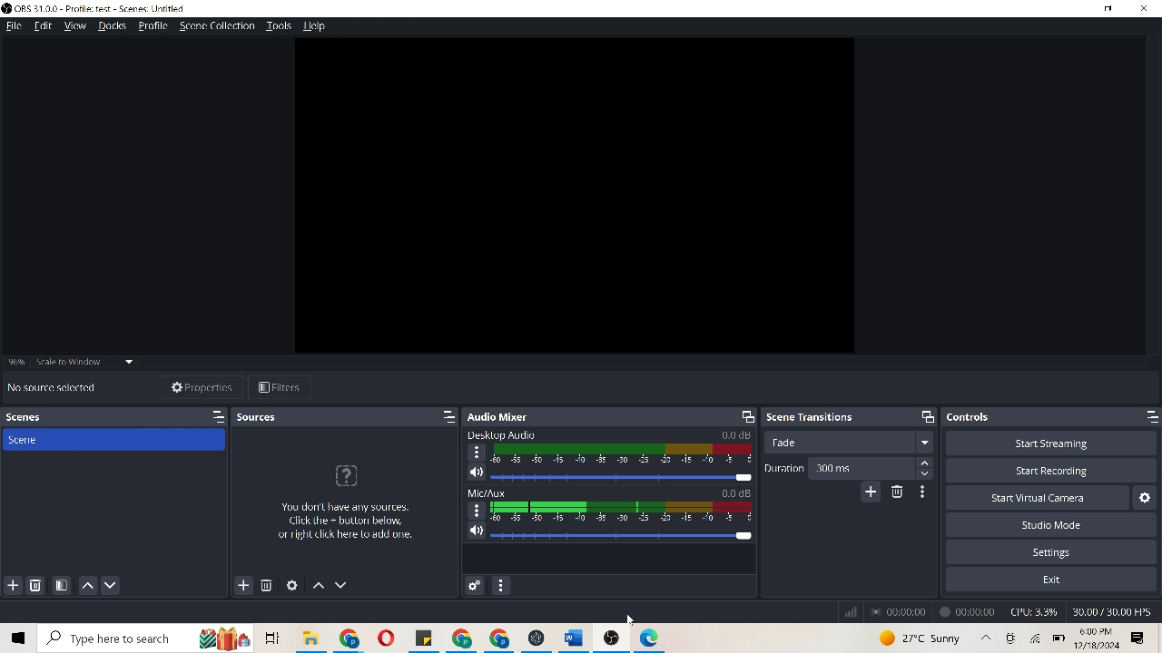 The image size is (1162, 653). Describe the element at coordinates (846, 443) in the screenshot. I see `trade` at that location.